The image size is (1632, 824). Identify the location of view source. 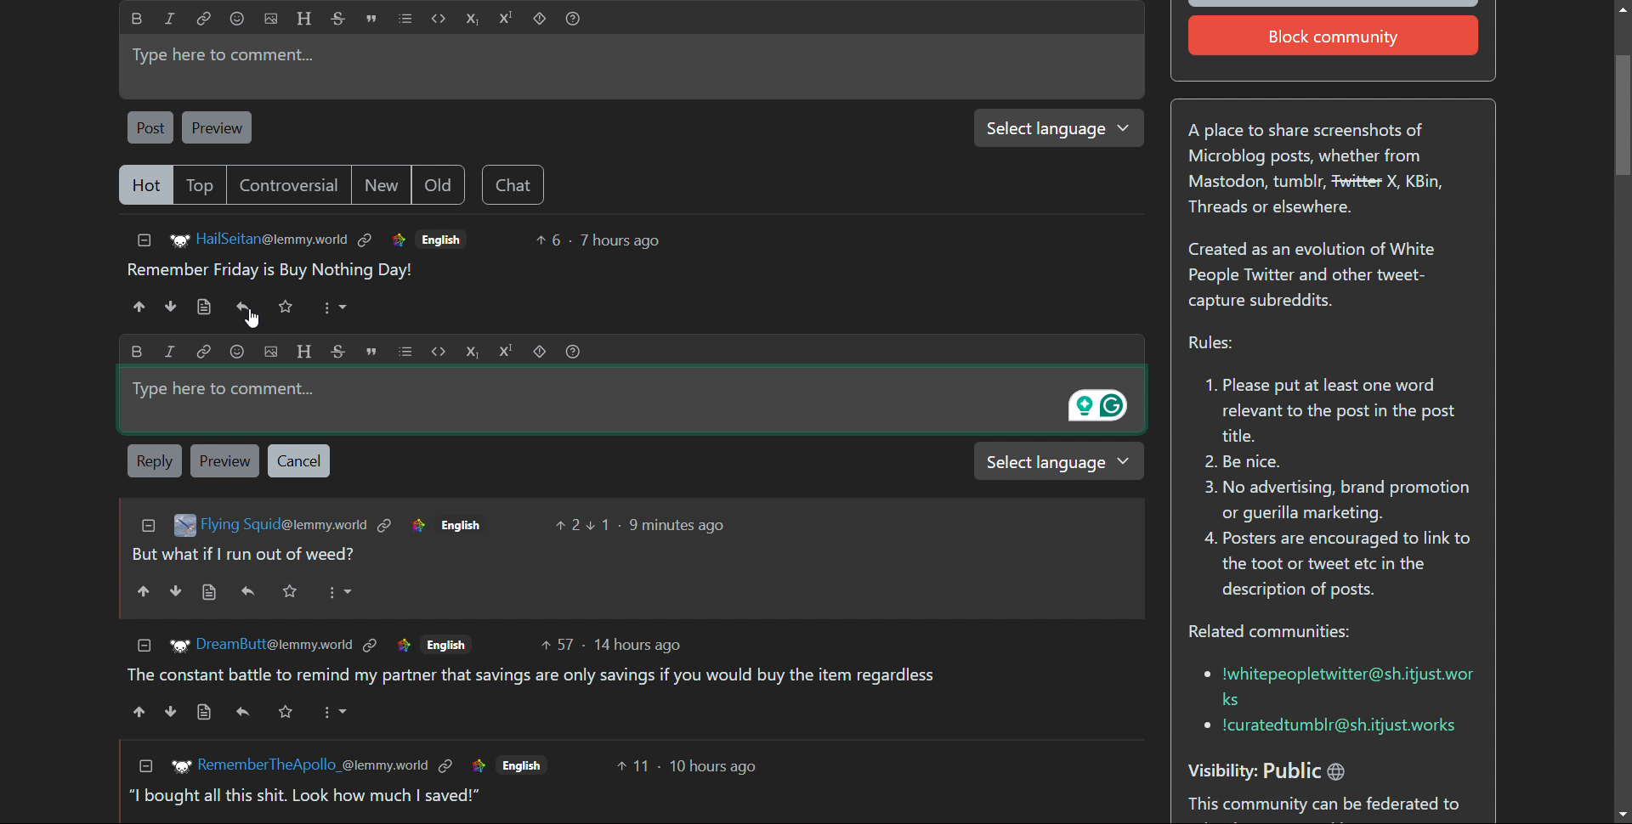
(198, 713).